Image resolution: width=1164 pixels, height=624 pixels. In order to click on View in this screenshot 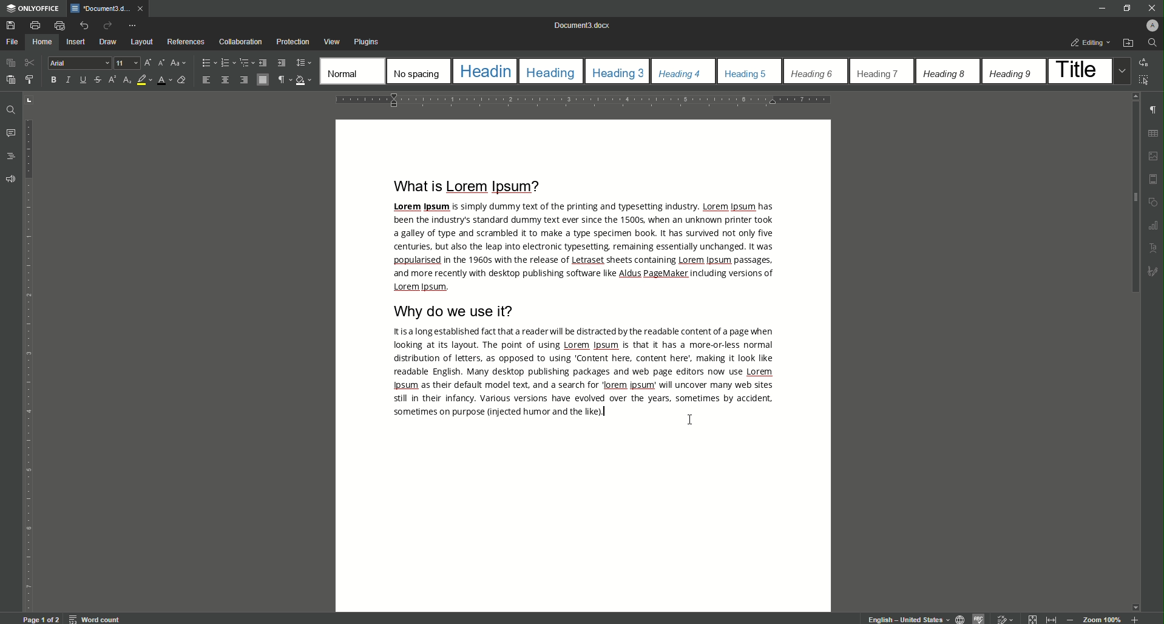, I will do `click(331, 41)`.